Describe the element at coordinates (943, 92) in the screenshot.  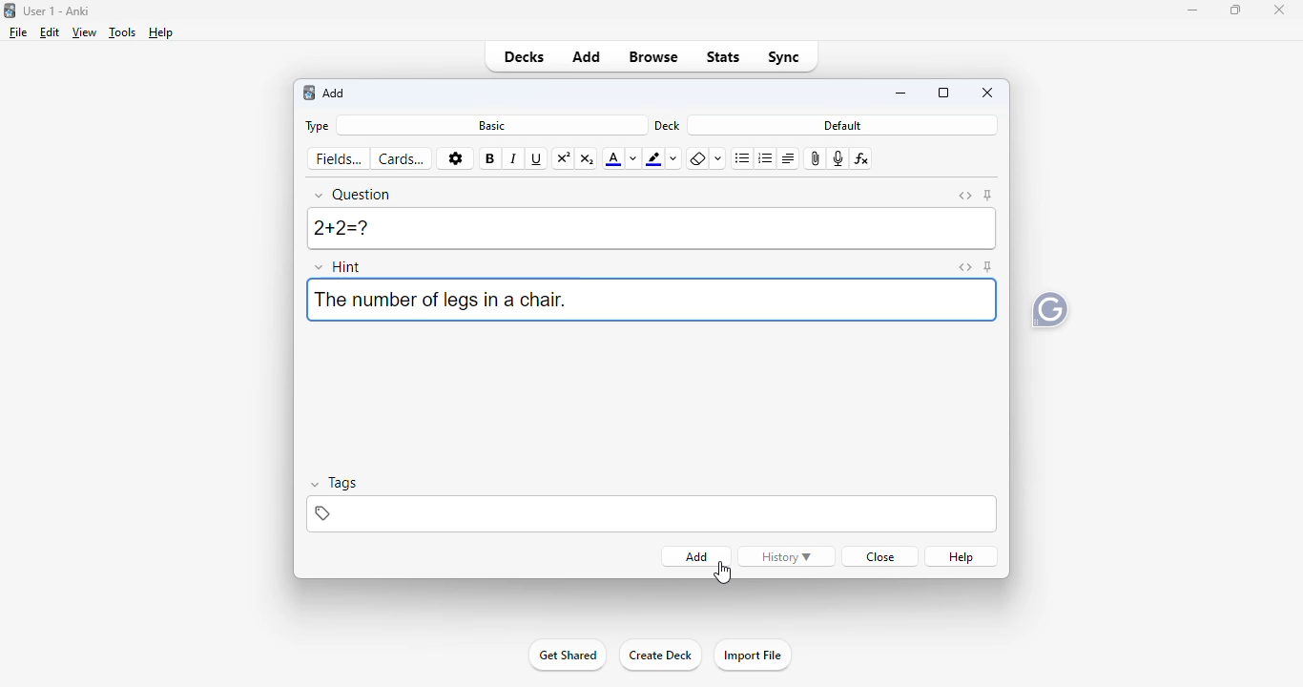
I see `maximize` at that location.